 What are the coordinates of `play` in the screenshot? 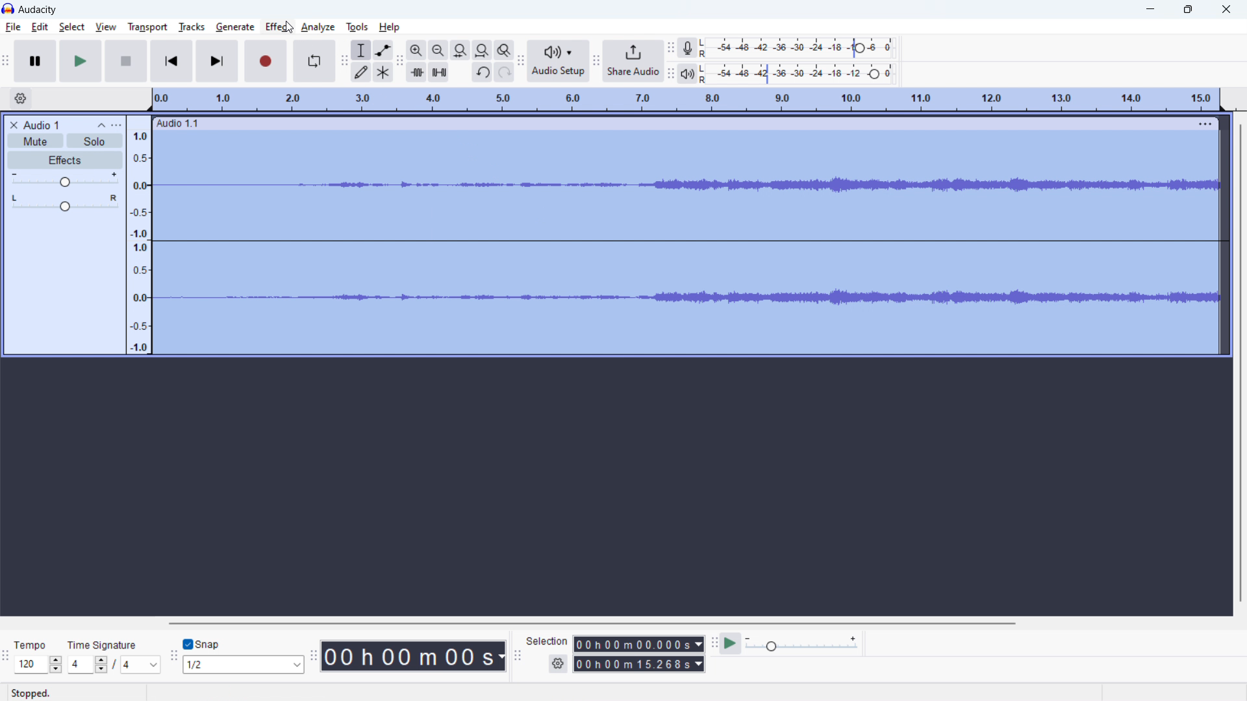 It's located at (81, 61).